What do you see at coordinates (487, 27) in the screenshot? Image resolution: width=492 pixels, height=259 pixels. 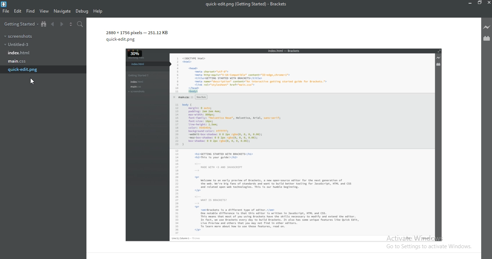 I see `livepreview` at bounding box center [487, 27].